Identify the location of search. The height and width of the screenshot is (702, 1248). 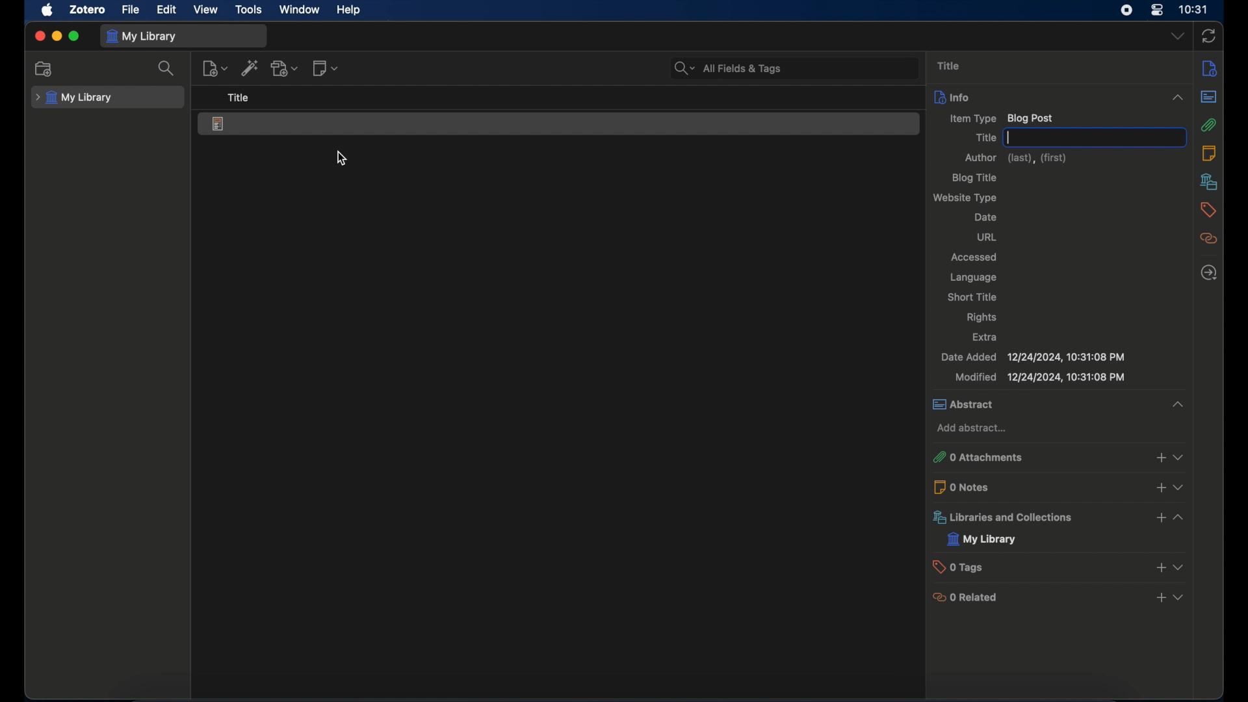
(166, 68).